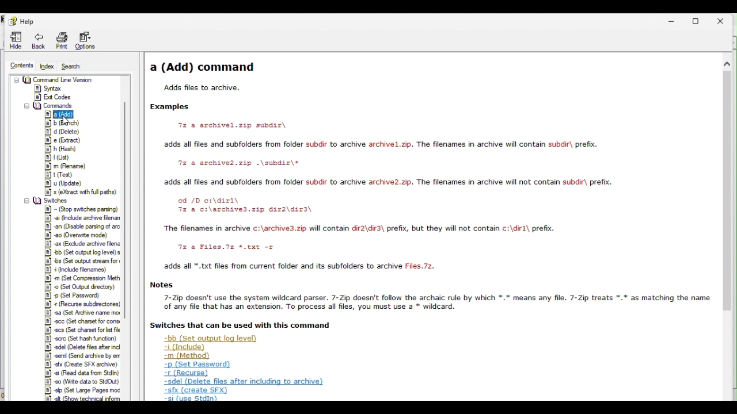  I want to click on -r, so click(187, 373).